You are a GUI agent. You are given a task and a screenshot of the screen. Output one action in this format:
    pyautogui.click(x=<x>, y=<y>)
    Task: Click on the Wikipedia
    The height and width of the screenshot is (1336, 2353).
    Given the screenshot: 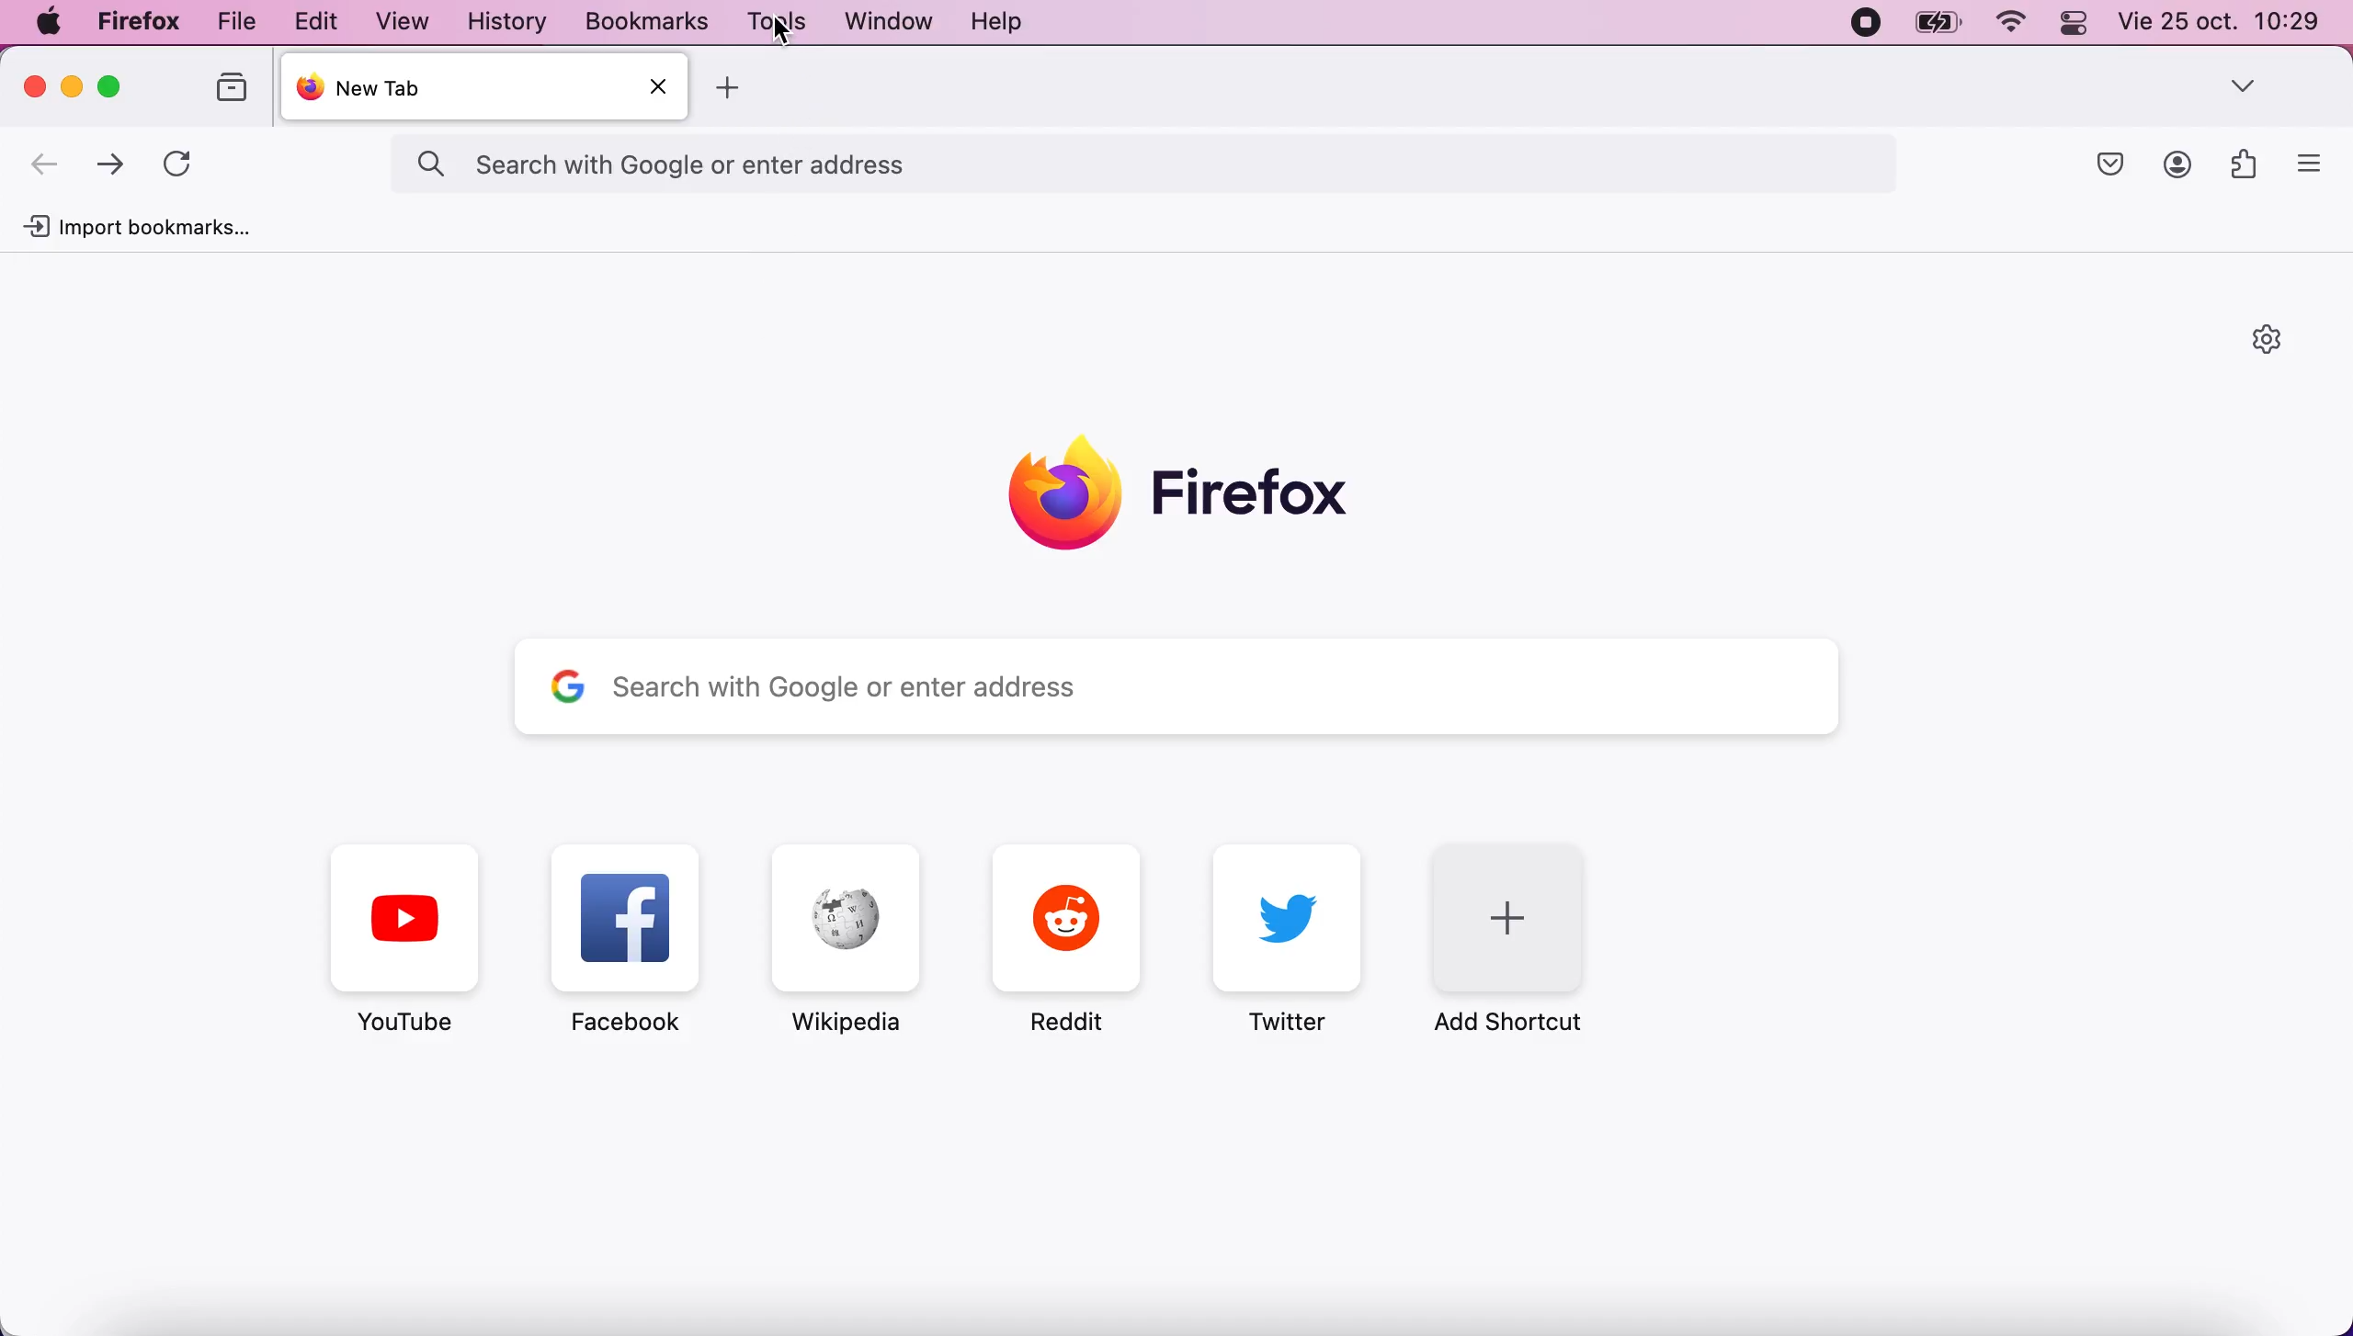 What is the action you would take?
    pyautogui.click(x=846, y=939)
    